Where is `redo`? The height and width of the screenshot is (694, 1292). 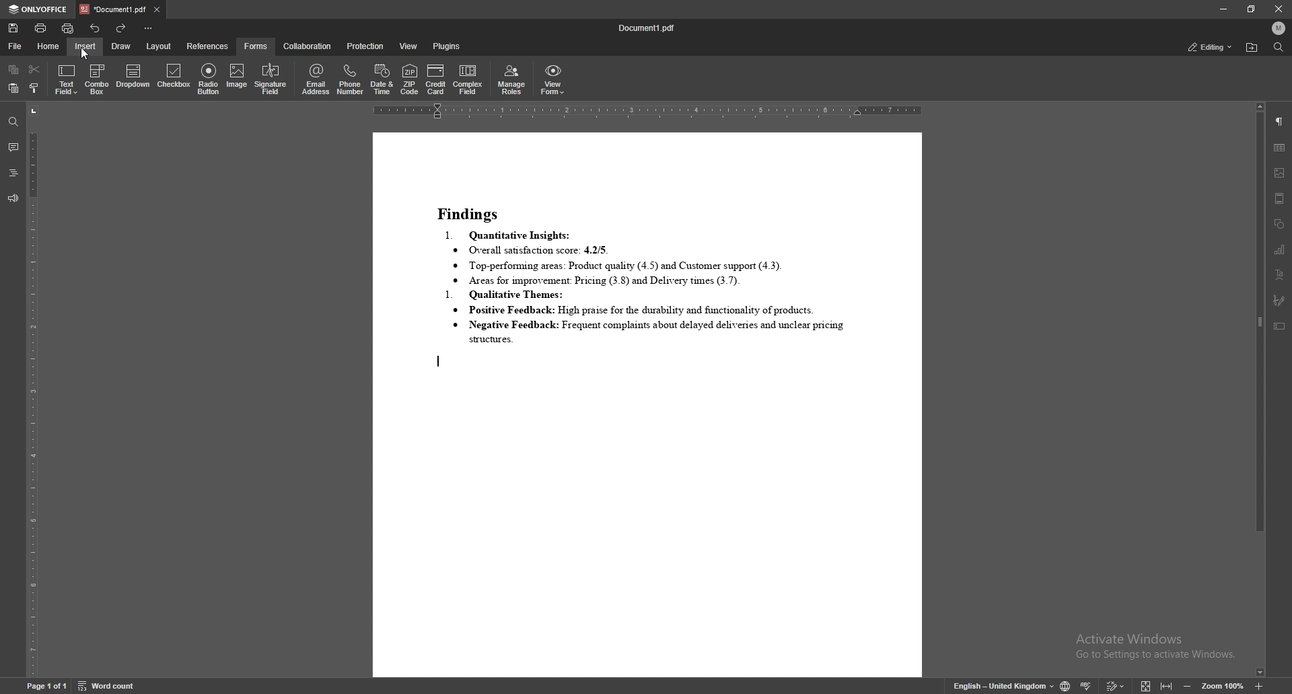 redo is located at coordinates (122, 28).